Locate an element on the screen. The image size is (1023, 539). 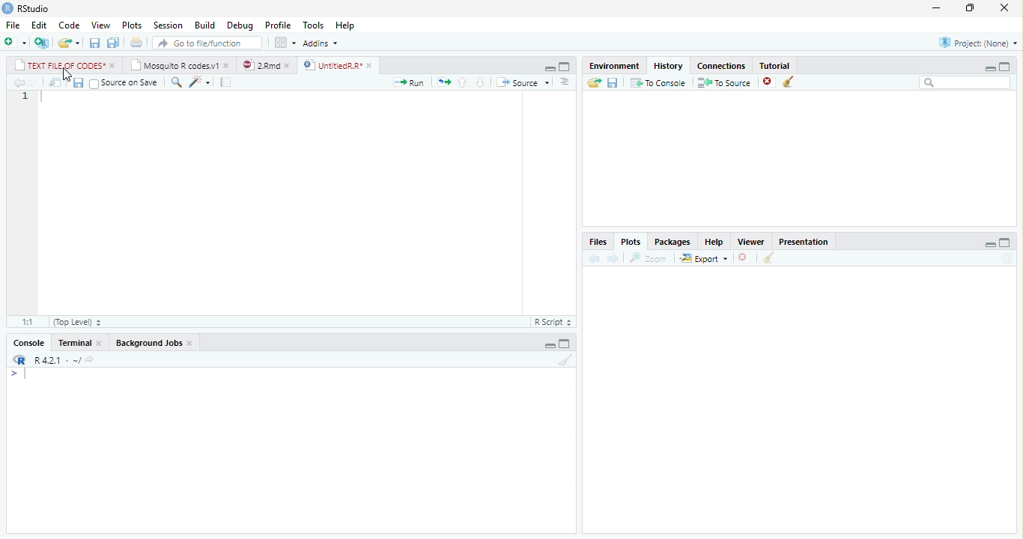
forward is located at coordinates (34, 83).